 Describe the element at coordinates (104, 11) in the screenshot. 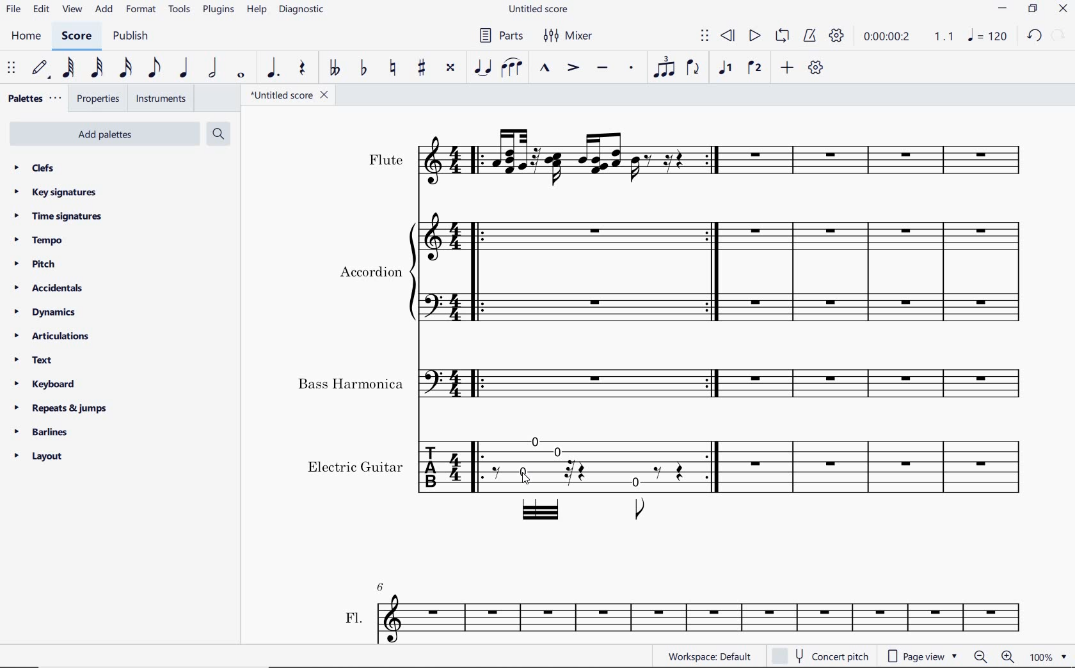

I see `add` at that location.